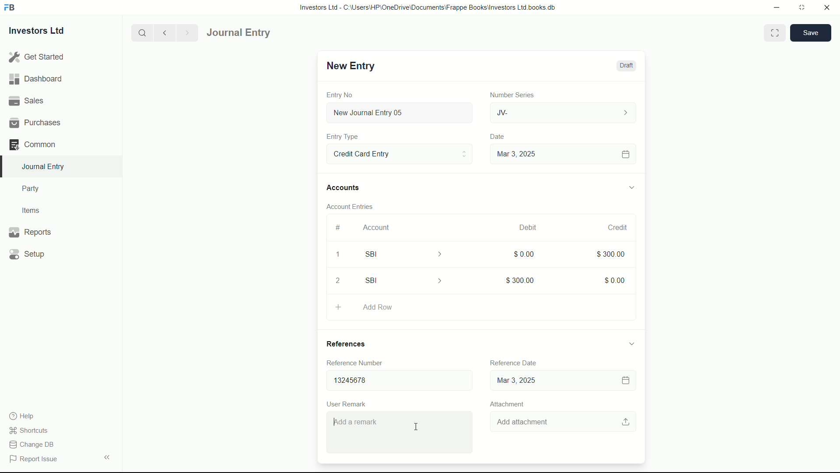 The width and height of the screenshot is (840, 473). What do you see at coordinates (507, 404) in the screenshot?
I see `Attachment` at bounding box center [507, 404].